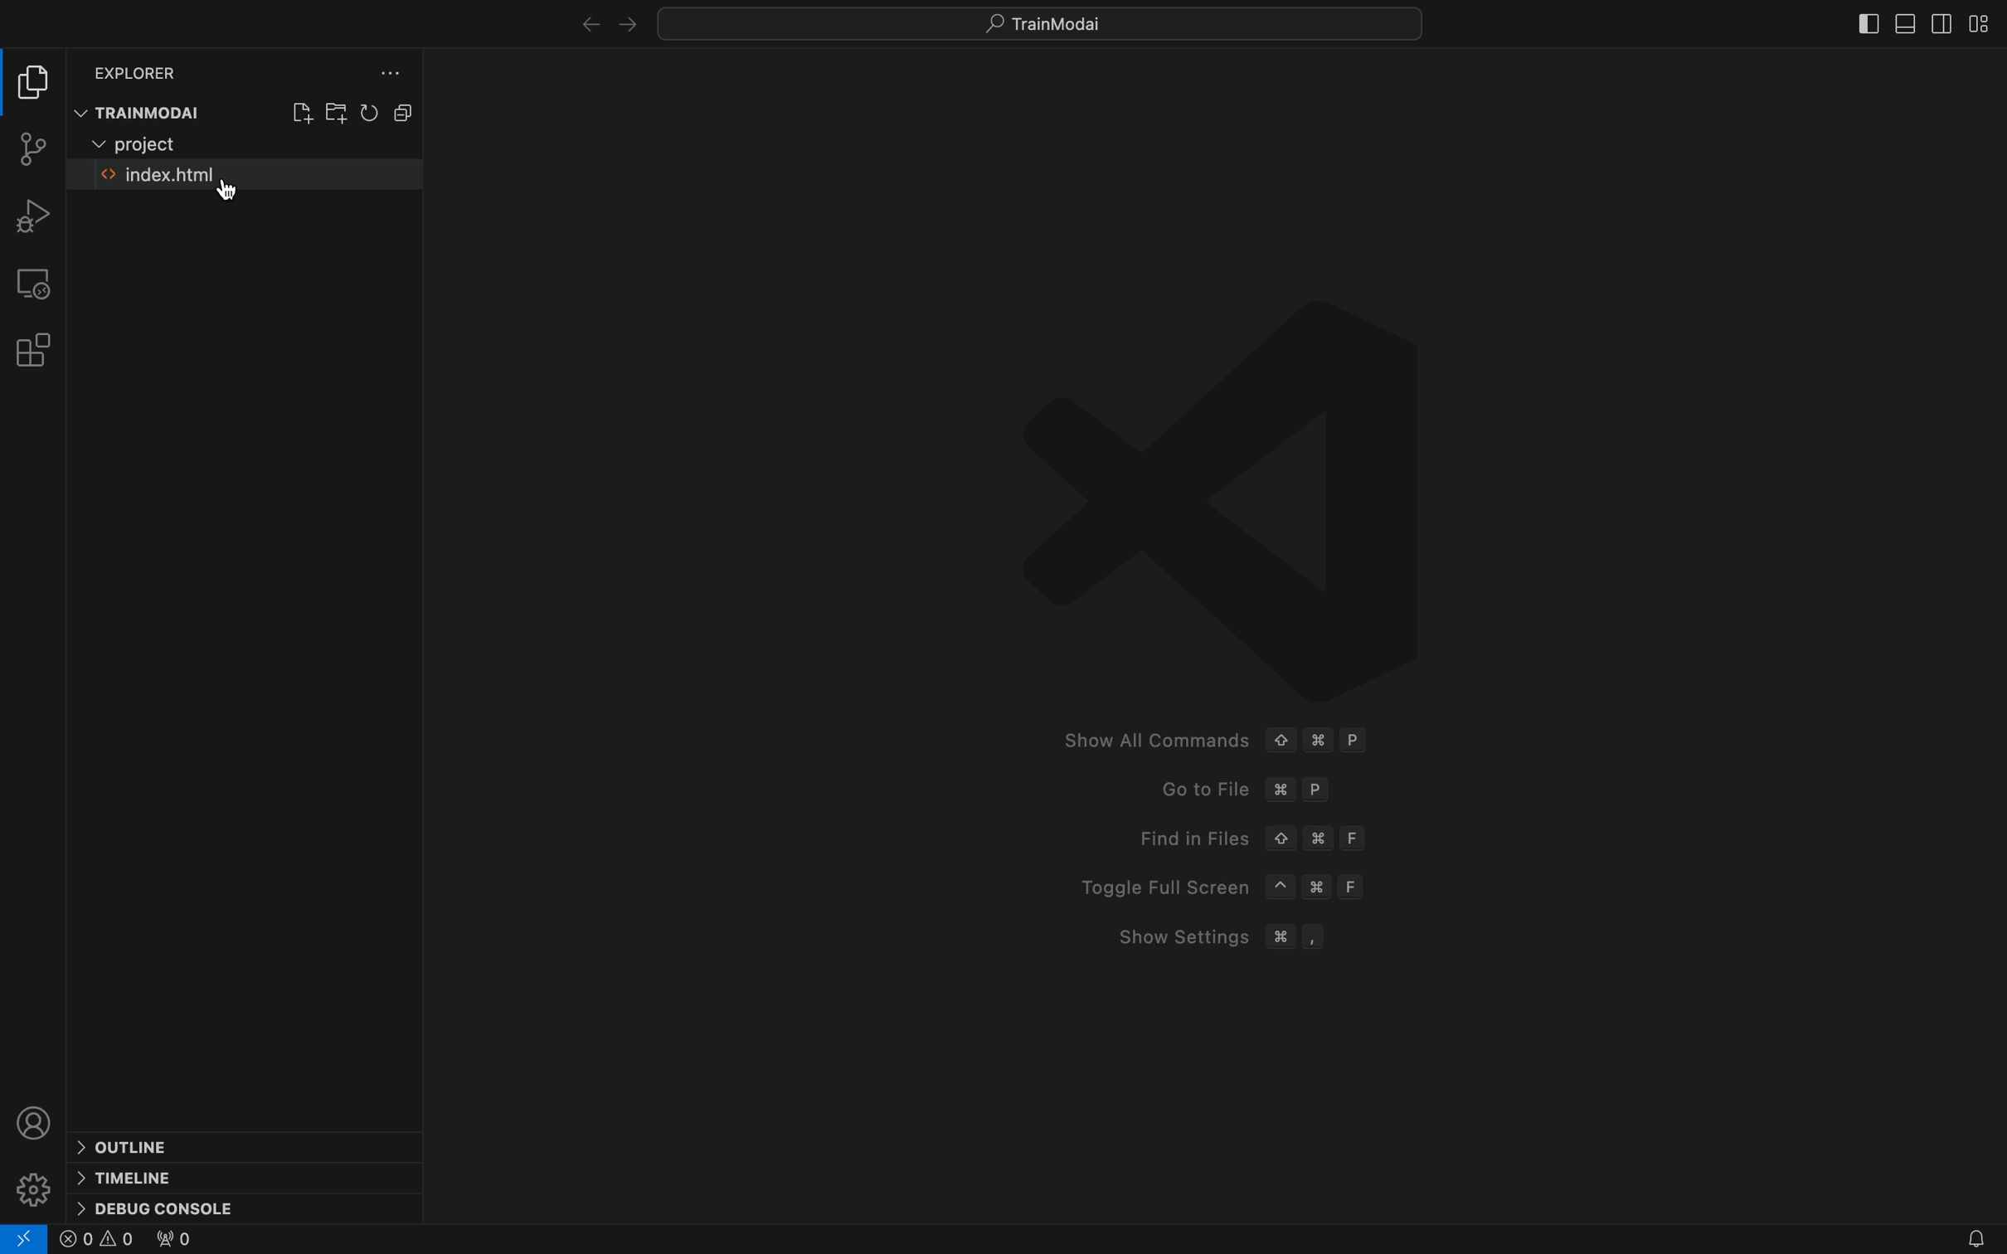 This screenshot has height=1254, width=2007. What do you see at coordinates (151, 112) in the screenshot?
I see `trainmodal` at bounding box center [151, 112].